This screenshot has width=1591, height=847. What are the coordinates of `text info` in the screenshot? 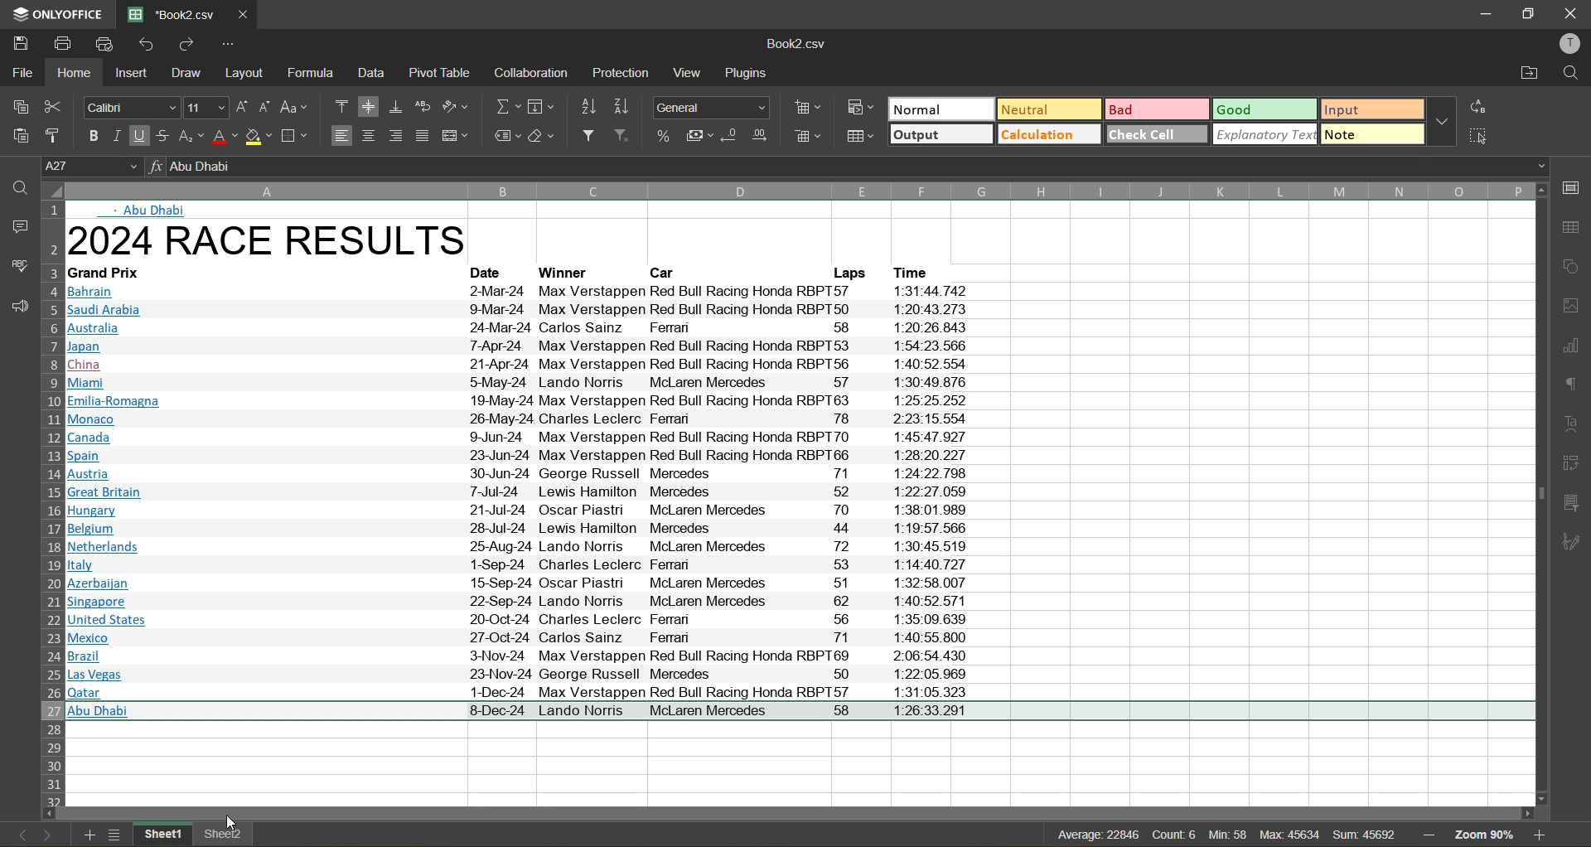 It's located at (524, 364).